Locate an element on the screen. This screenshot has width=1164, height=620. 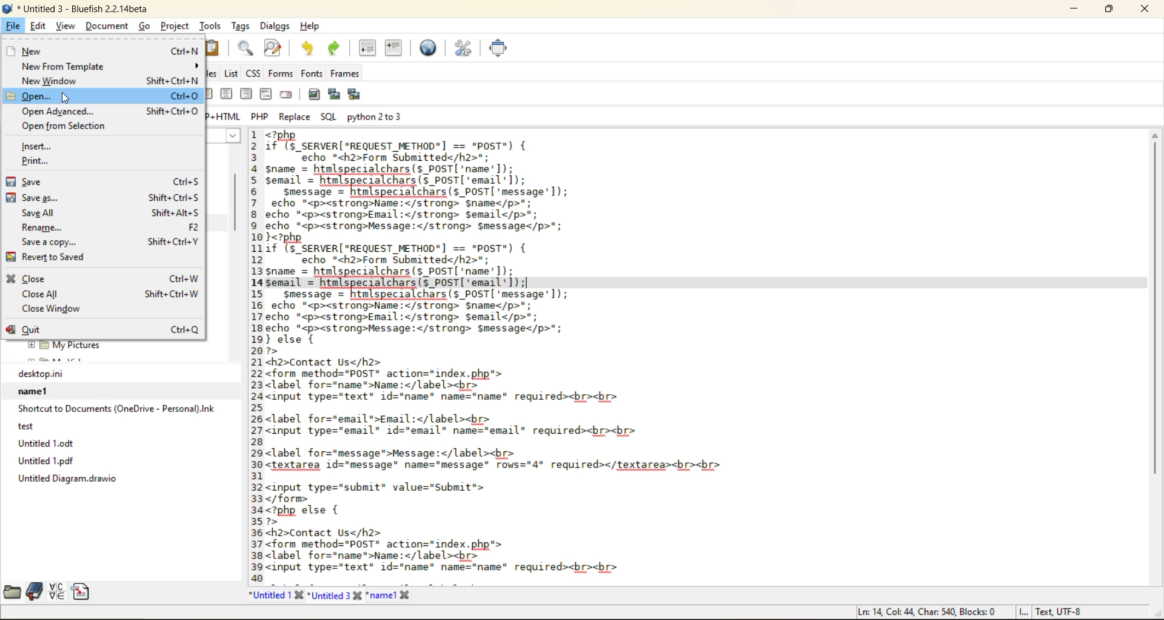
file browser is located at coordinates (11, 591).